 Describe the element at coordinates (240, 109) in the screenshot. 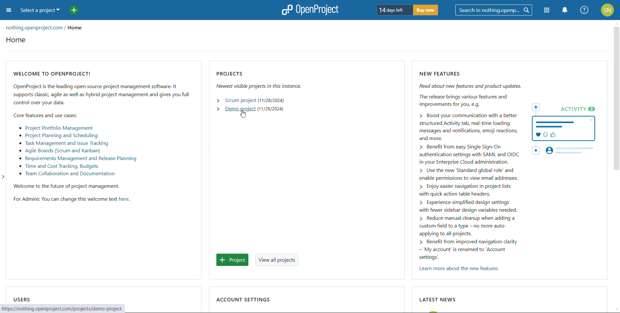

I see `demo project` at that location.